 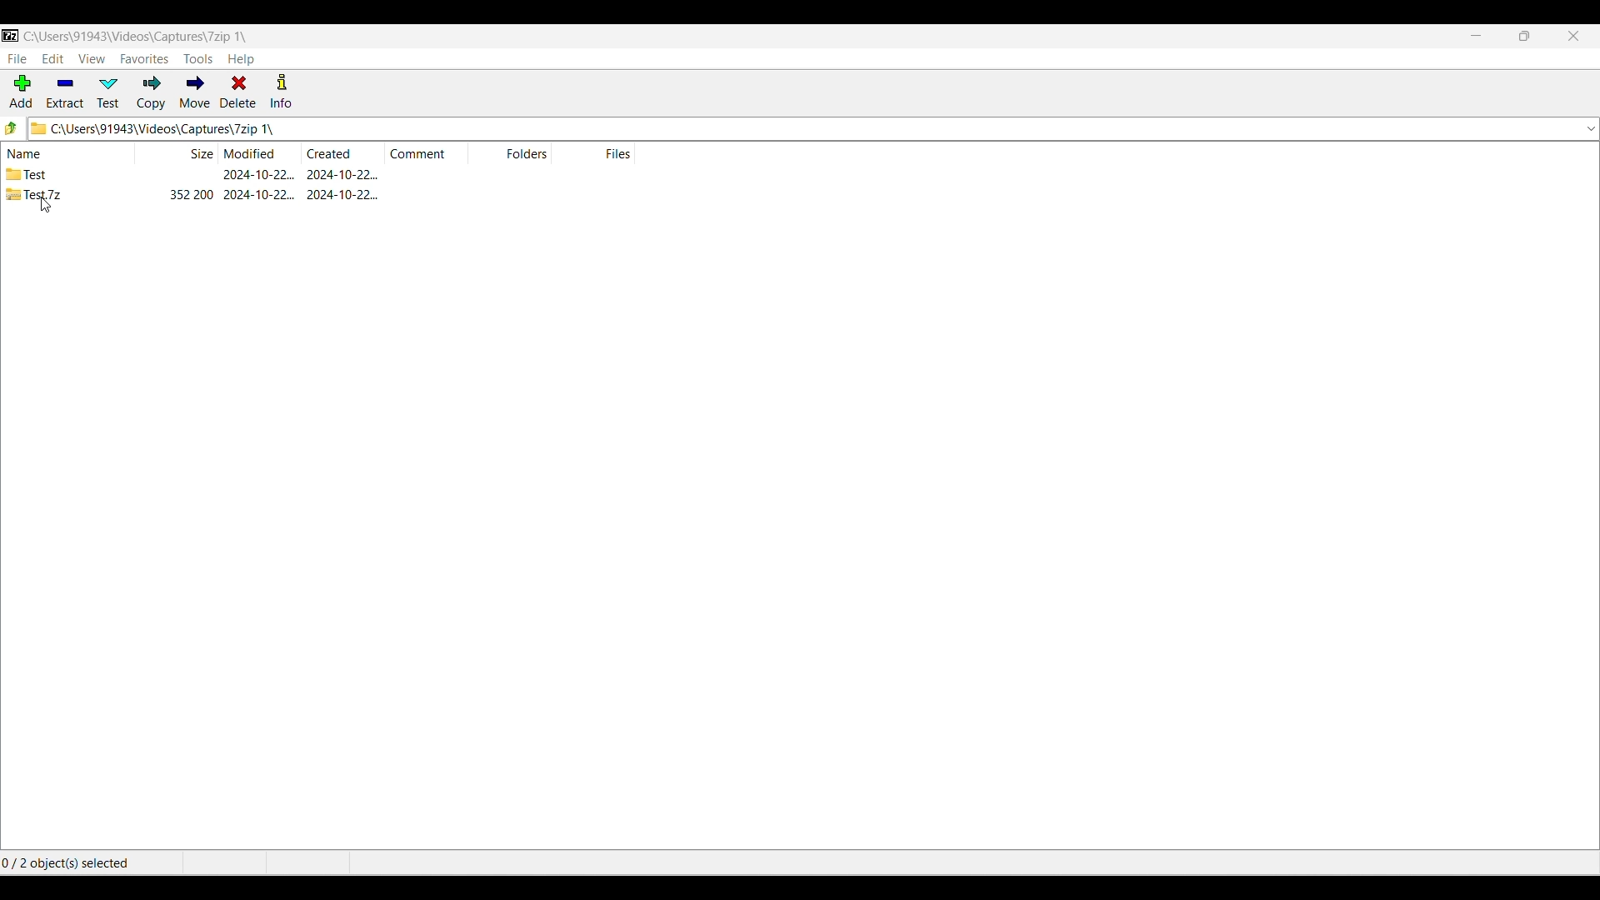 What do you see at coordinates (11, 35) in the screenshot?
I see `Software logo` at bounding box center [11, 35].